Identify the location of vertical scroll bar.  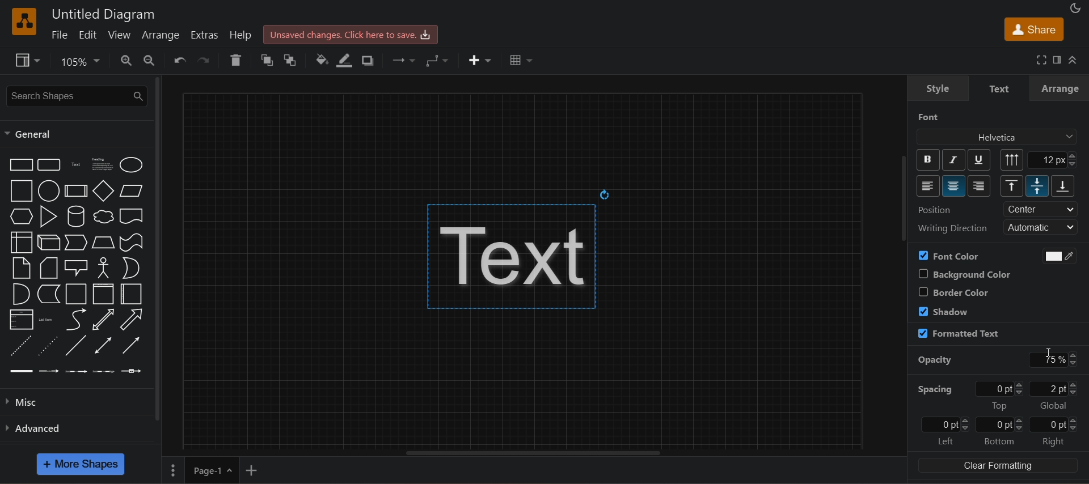
(906, 201).